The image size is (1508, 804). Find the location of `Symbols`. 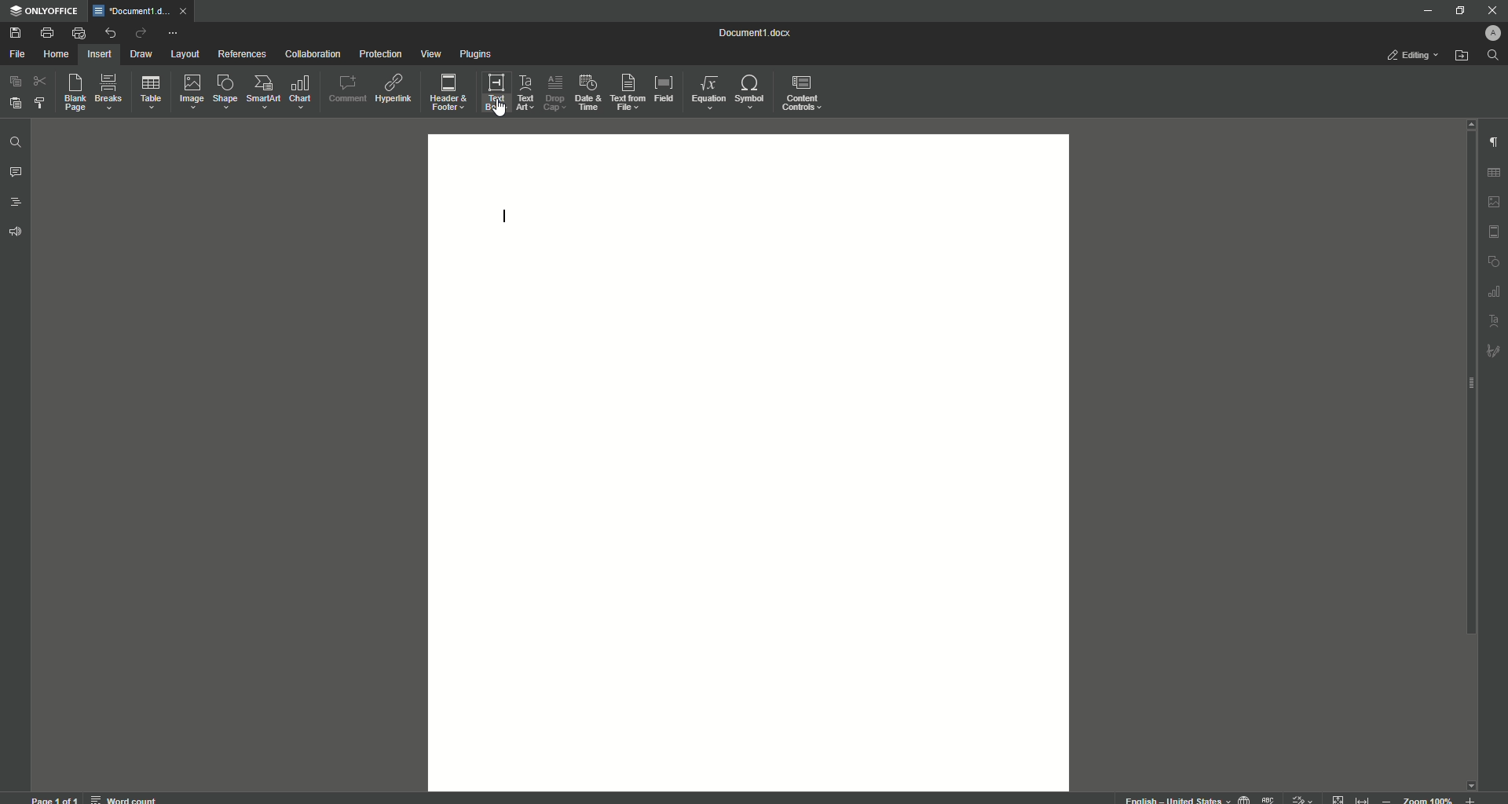

Symbols is located at coordinates (749, 92).